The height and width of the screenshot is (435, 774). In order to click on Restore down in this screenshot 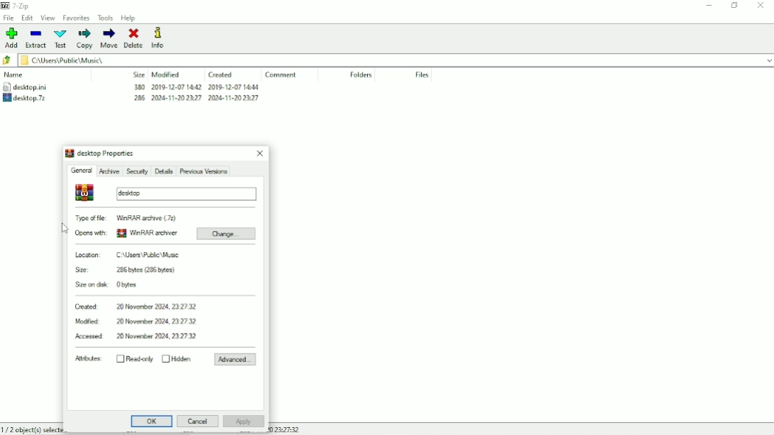, I will do `click(734, 6)`.